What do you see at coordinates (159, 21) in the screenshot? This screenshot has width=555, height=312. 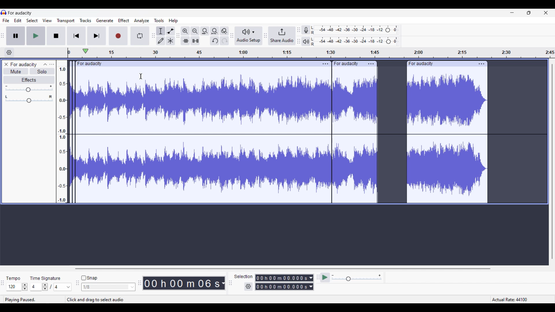 I see `Tools menu` at bounding box center [159, 21].